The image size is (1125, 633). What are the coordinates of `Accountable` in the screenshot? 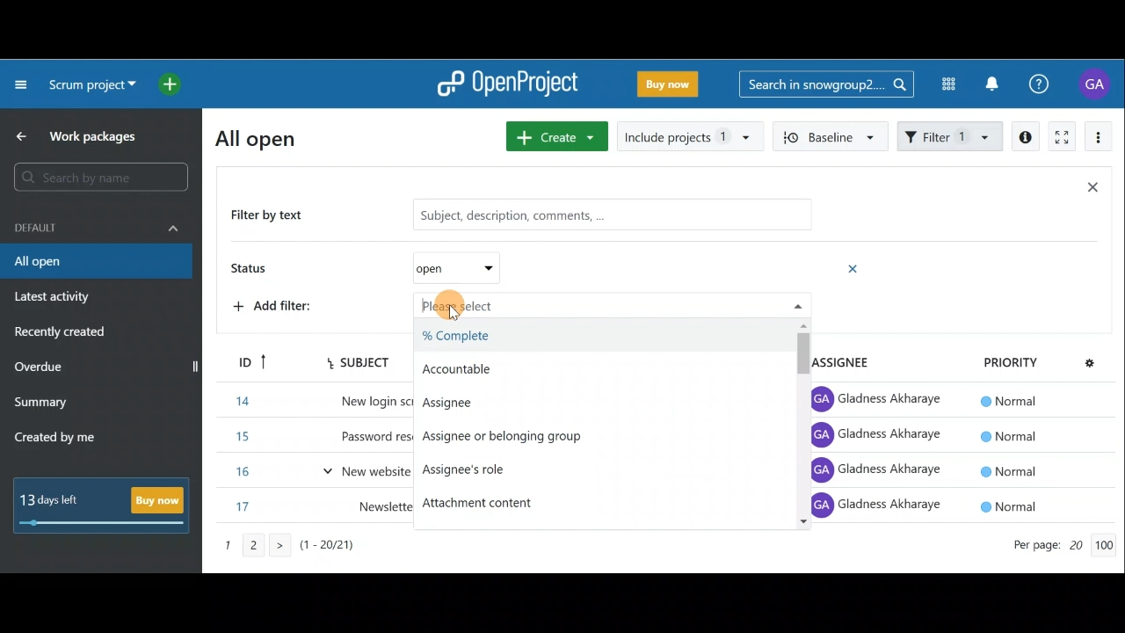 It's located at (603, 368).